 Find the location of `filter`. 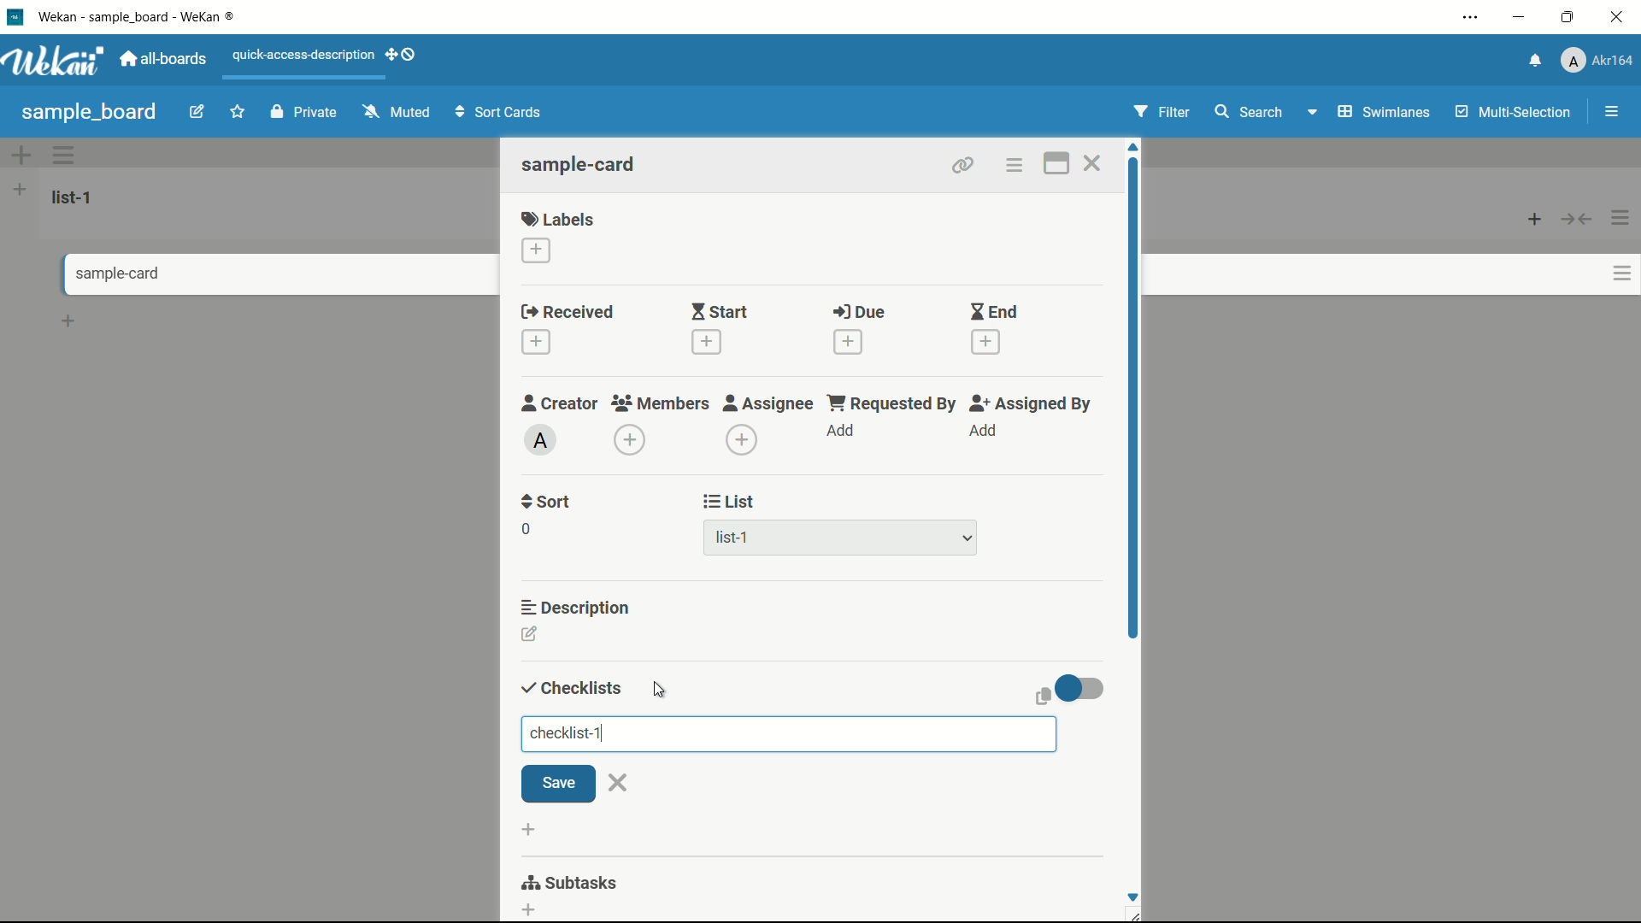

filter is located at coordinates (1162, 113).